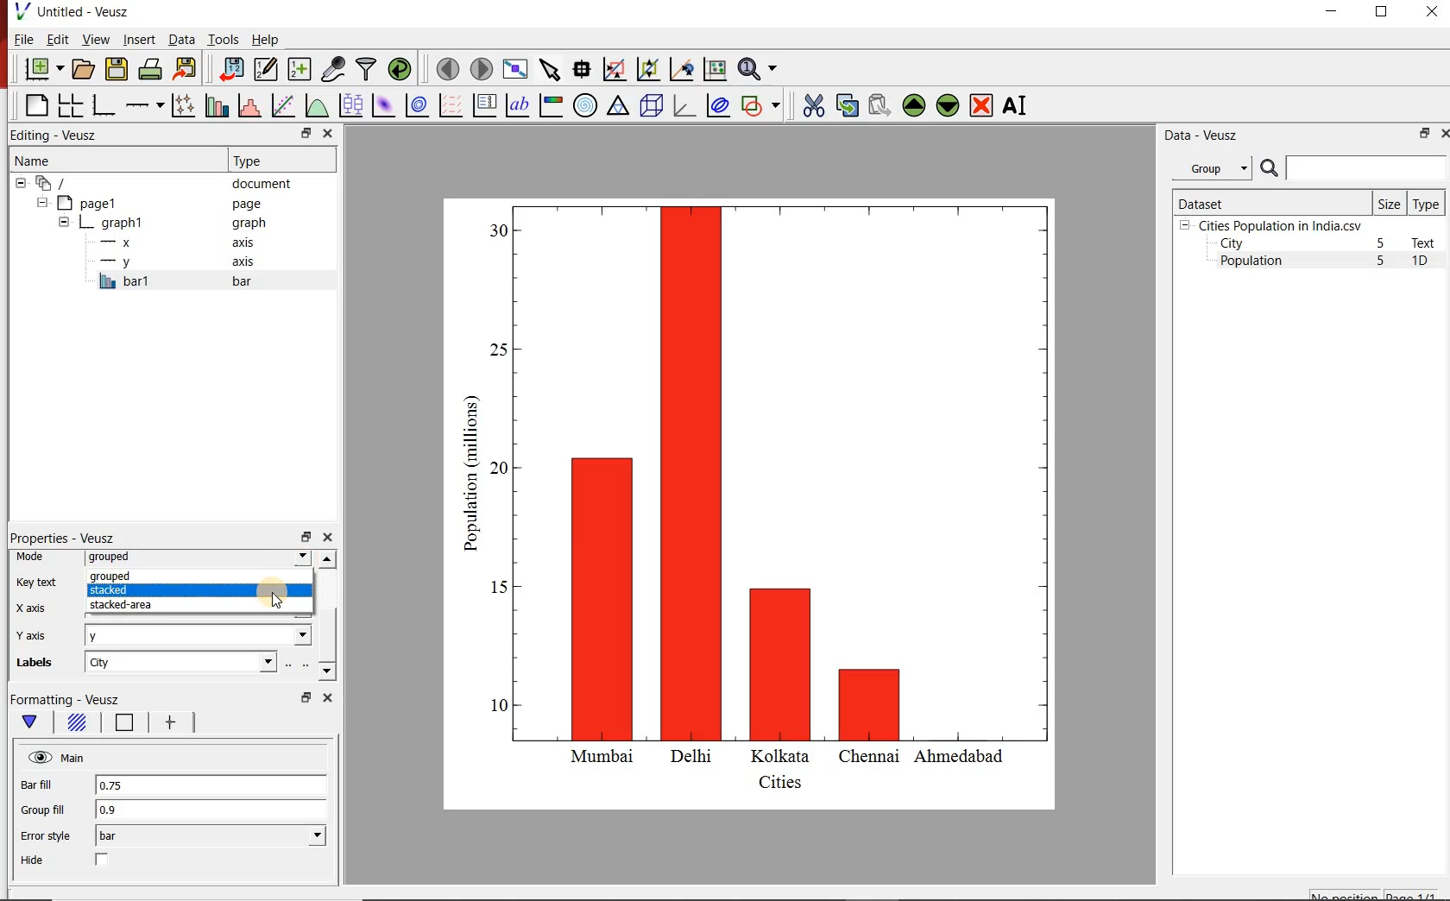 This screenshot has width=1450, height=901. What do you see at coordinates (399, 69) in the screenshot?
I see `reload linked datasets` at bounding box center [399, 69].